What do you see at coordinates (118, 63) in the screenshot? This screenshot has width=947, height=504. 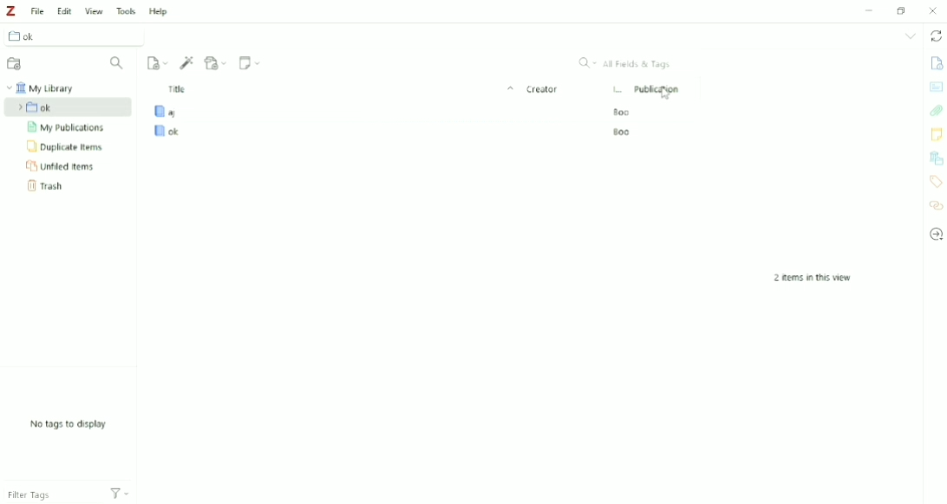 I see `Filter Collections` at bounding box center [118, 63].